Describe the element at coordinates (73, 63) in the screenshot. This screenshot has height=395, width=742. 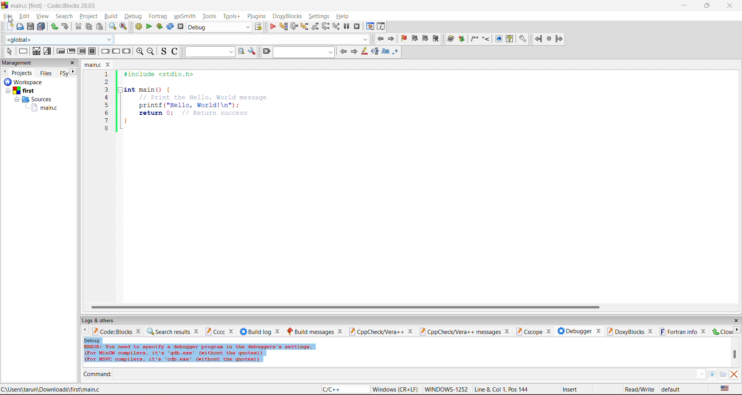
I see `close` at that location.